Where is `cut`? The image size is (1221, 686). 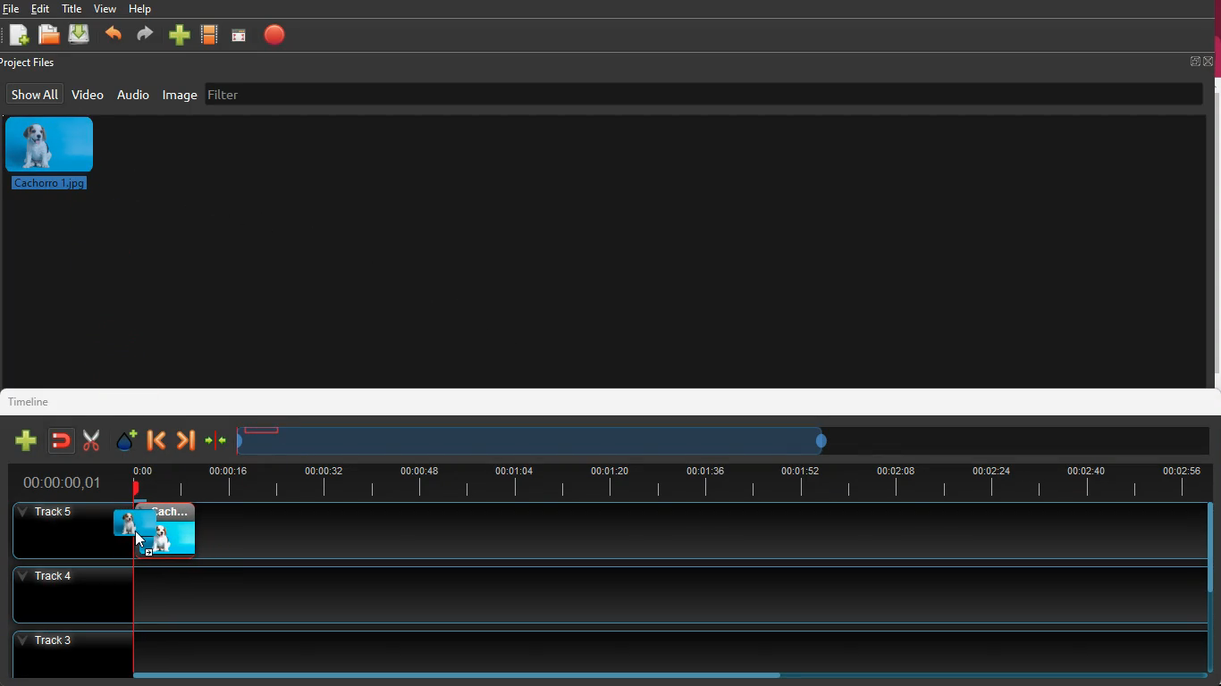
cut is located at coordinates (87, 440).